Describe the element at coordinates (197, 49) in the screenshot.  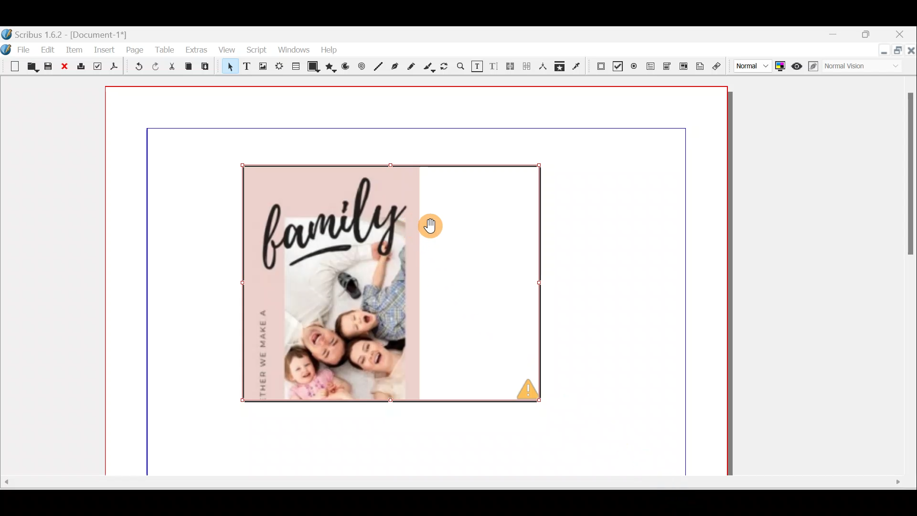
I see `Extras` at that location.